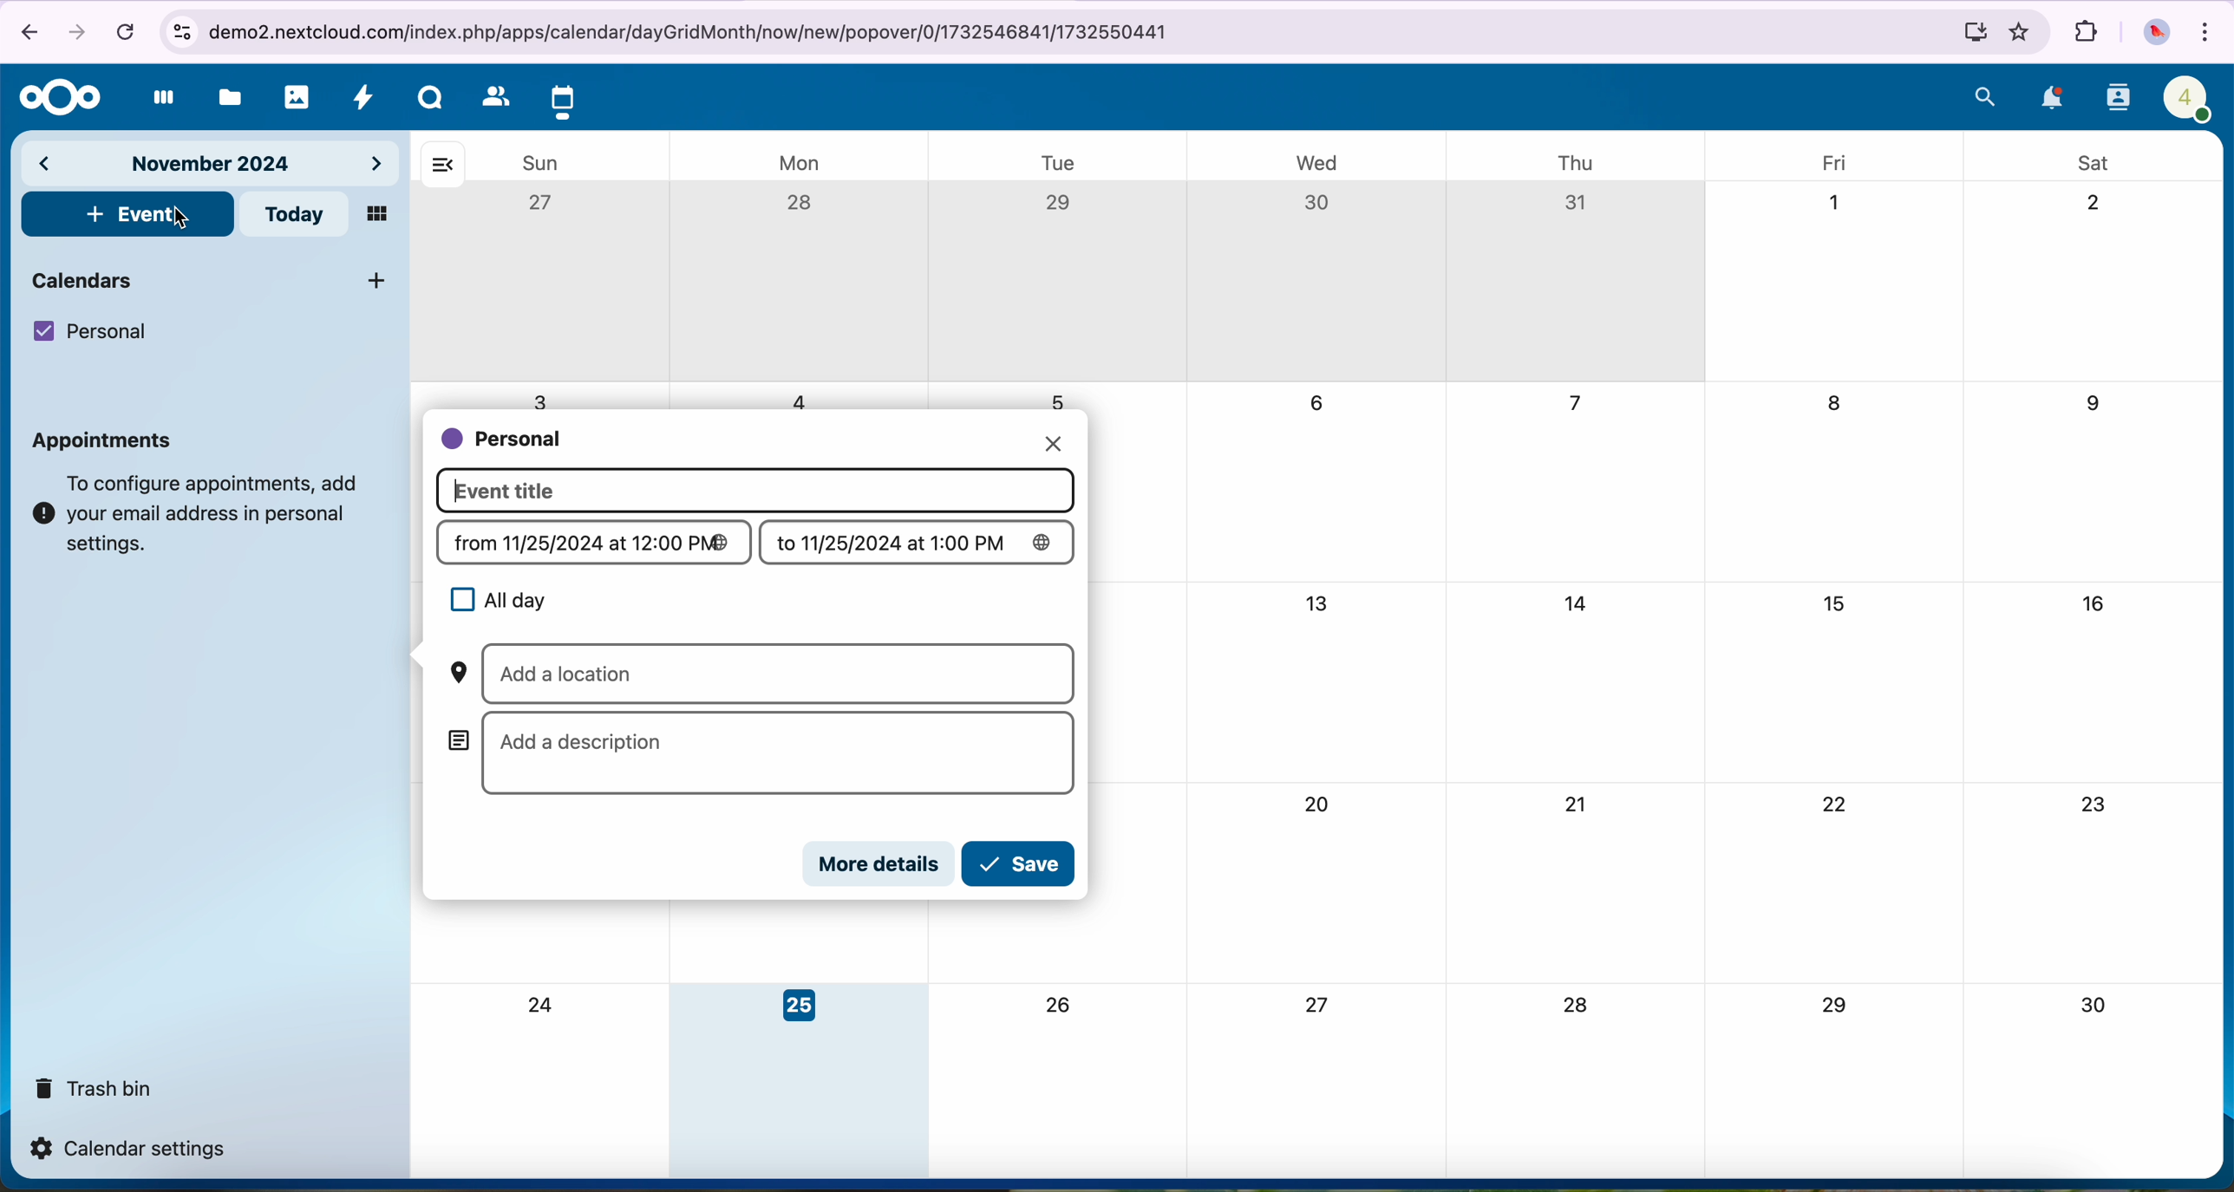 The height and width of the screenshot is (1192, 2234). What do you see at coordinates (540, 162) in the screenshot?
I see `sun` at bounding box center [540, 162].